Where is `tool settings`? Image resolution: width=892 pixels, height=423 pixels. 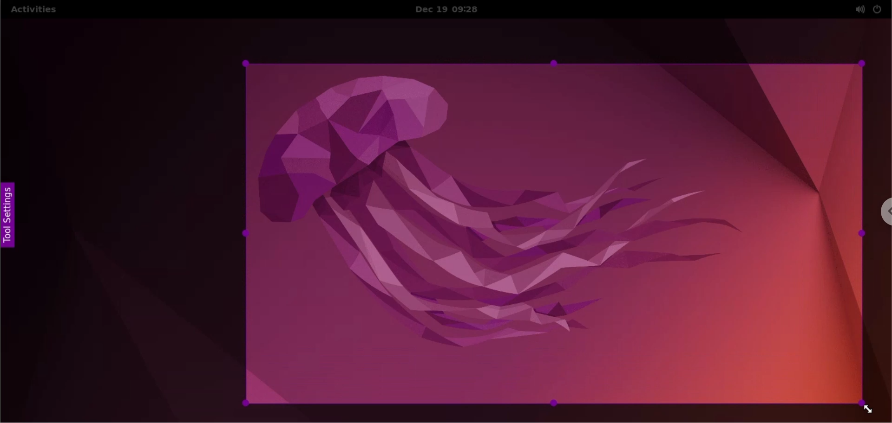
tool settings is located at coordinates (11, 218).